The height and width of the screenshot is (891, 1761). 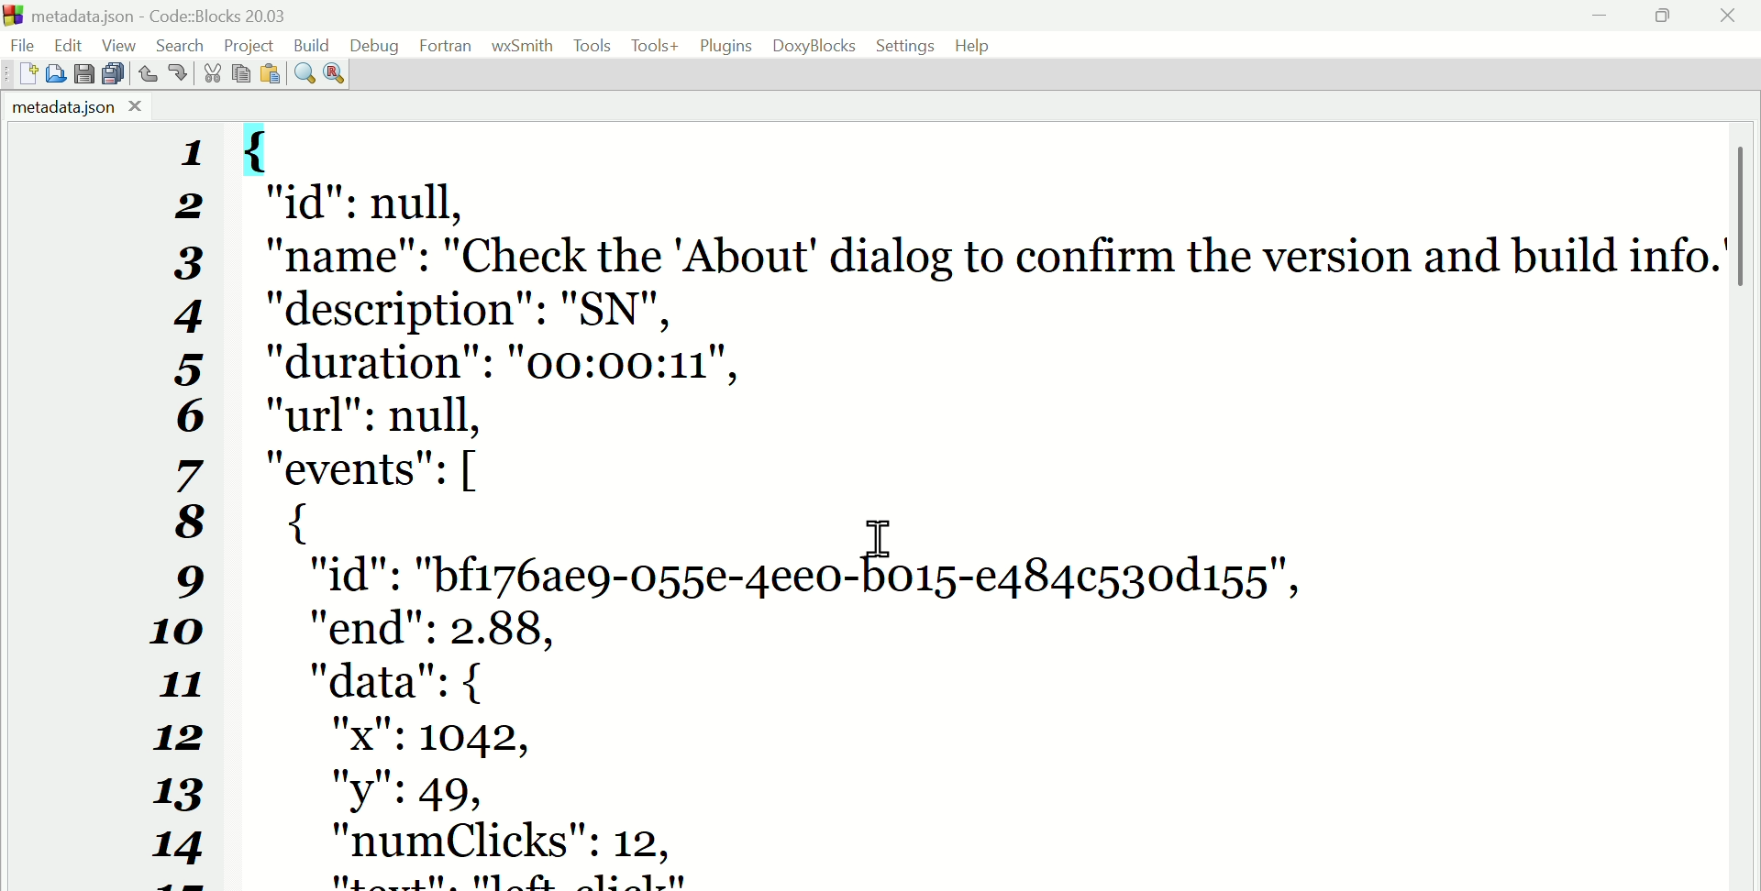 I want to click on Project, so click(x=251, y=43).